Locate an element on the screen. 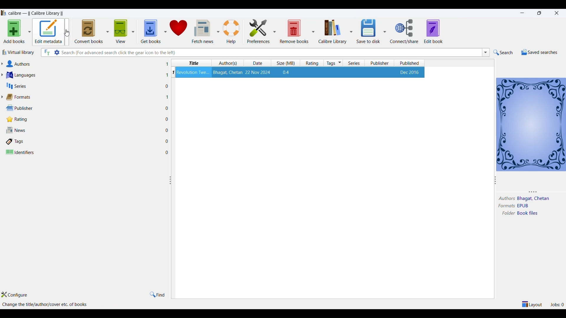 Image resolution: width=566 pixels, height=318 pixels. search settings  is located at coordinates (57, 52).